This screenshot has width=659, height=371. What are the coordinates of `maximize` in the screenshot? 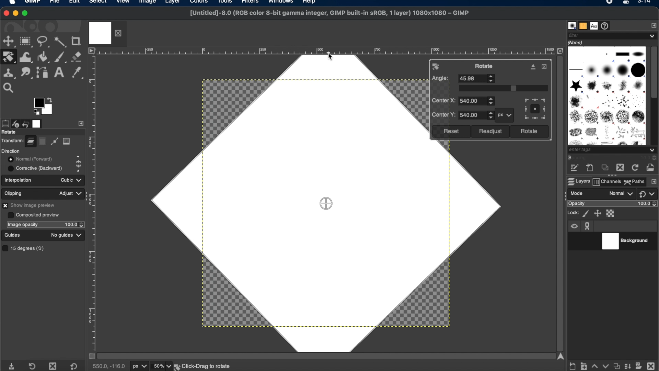 It's located at (26, 14).